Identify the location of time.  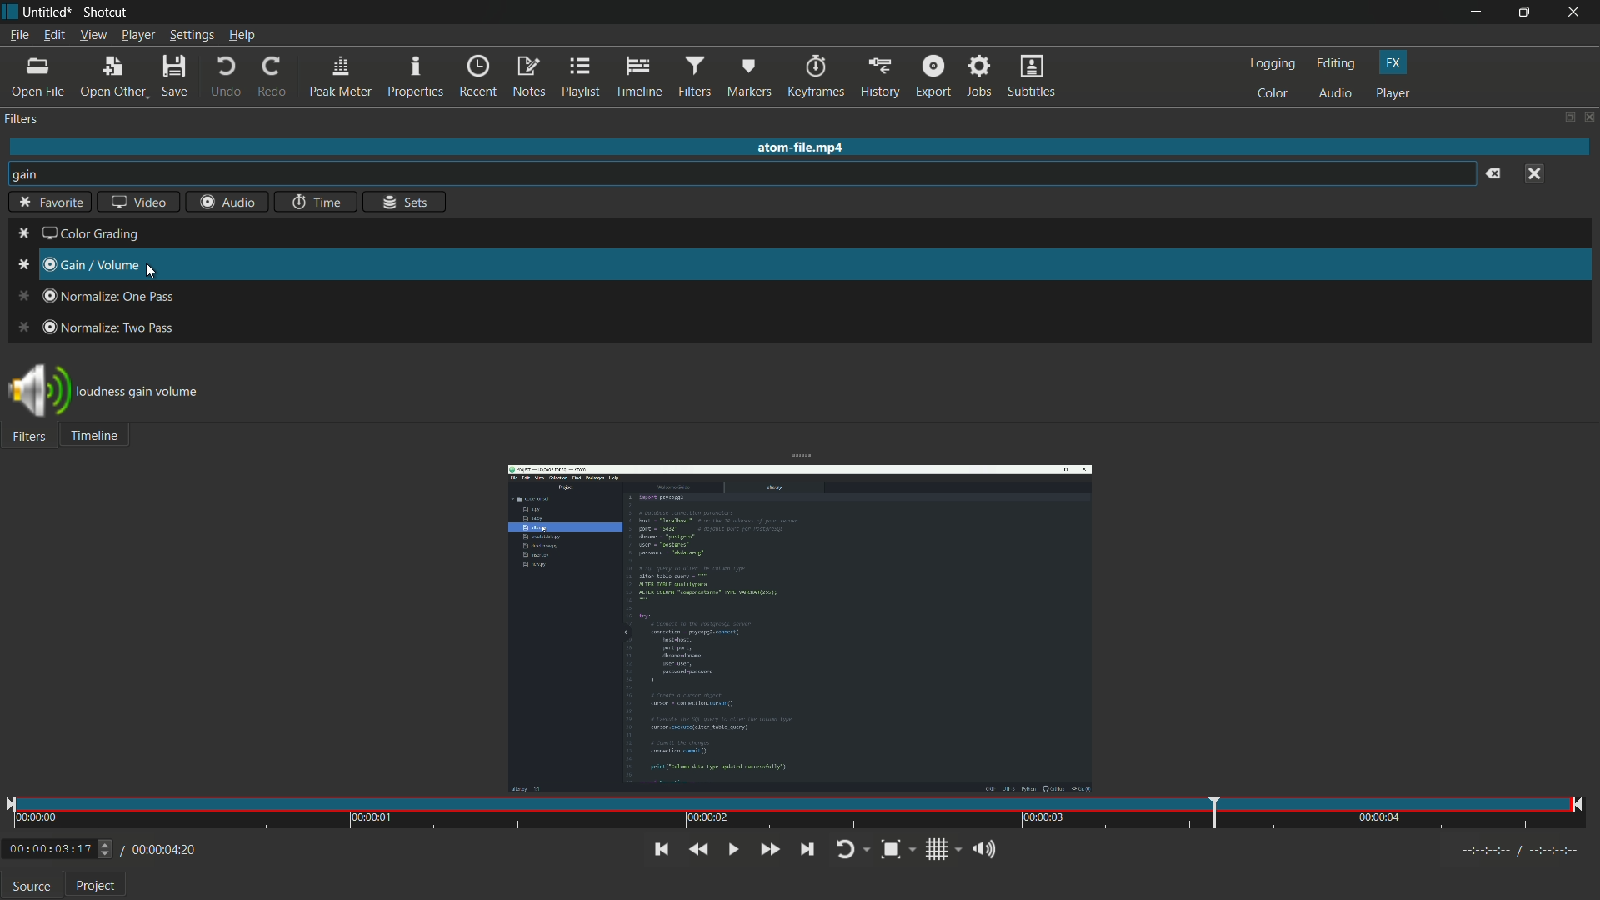
(317, 202).